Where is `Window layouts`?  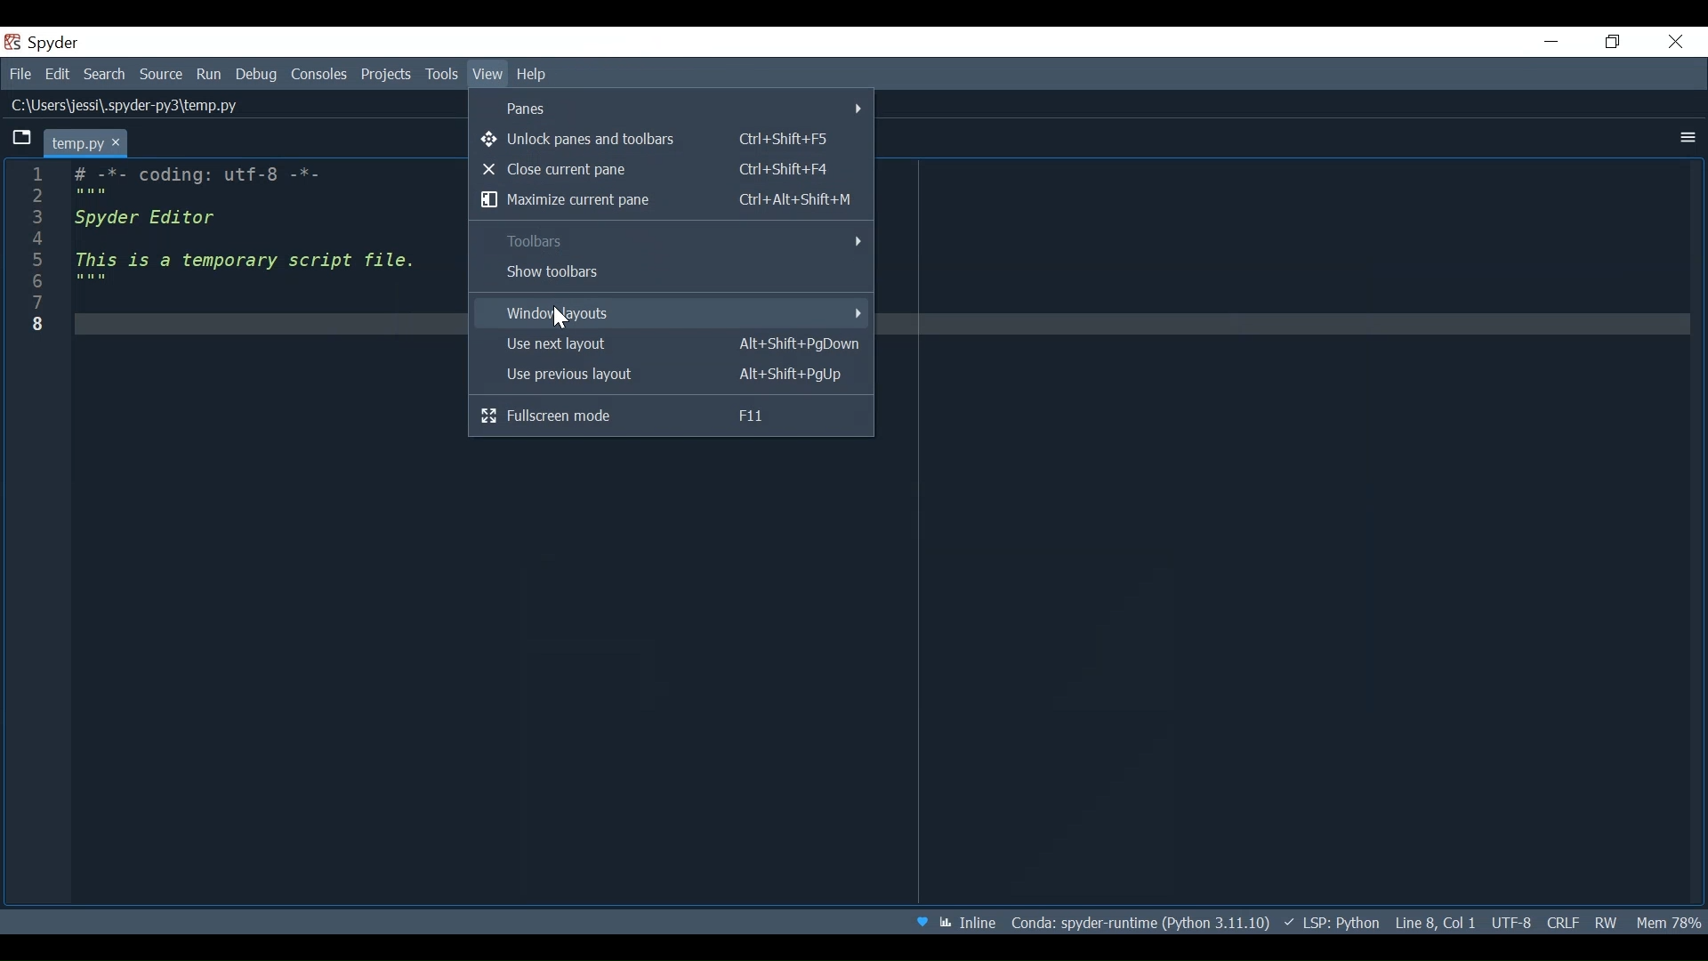
Window layouts is located at coordinates (669, 312).